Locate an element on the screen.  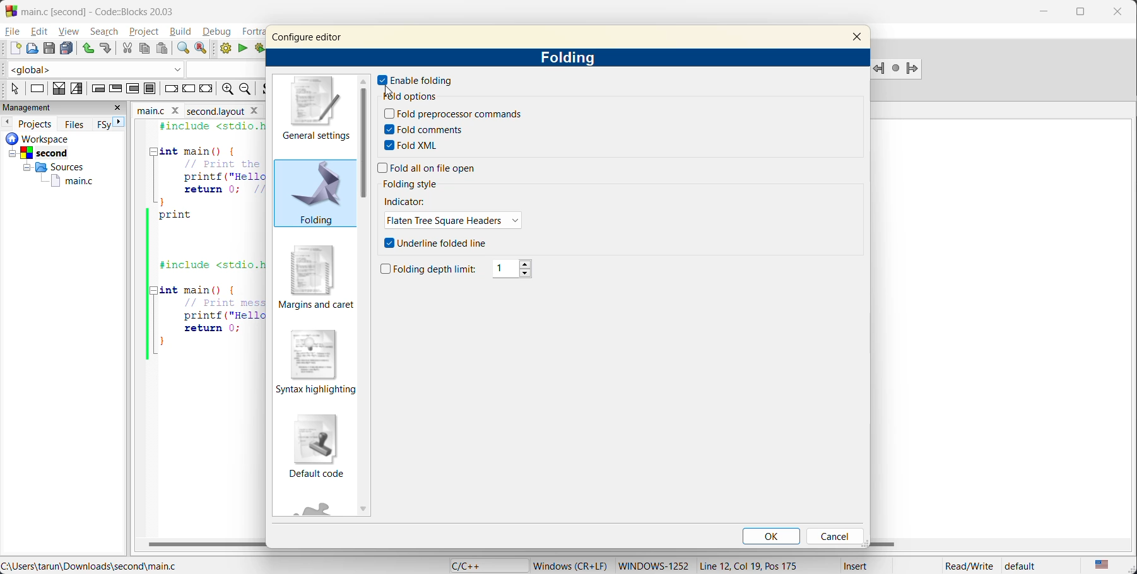
instruction  is located at coordinates (38, 88).